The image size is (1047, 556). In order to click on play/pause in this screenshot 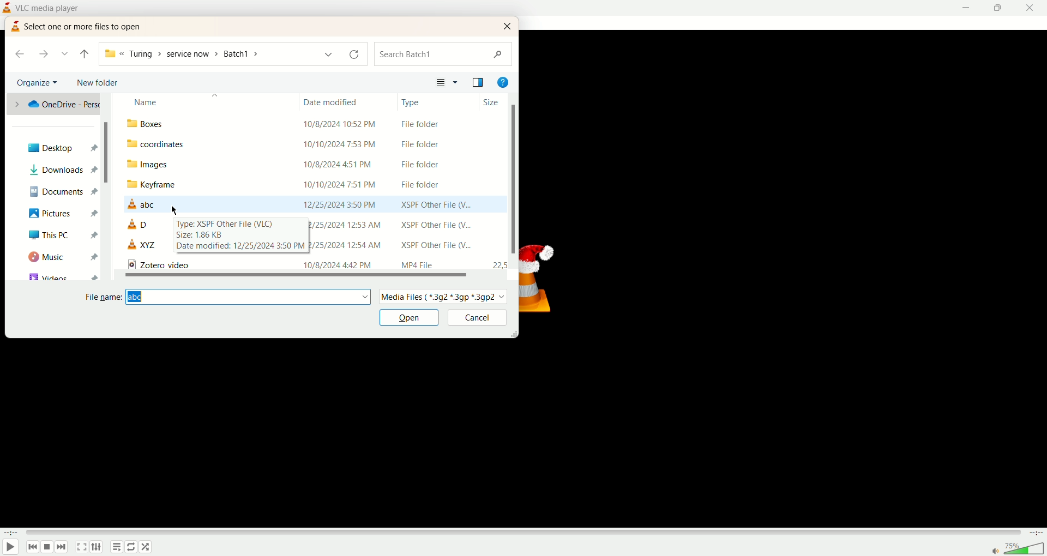, I will do `click(10, 547)`.